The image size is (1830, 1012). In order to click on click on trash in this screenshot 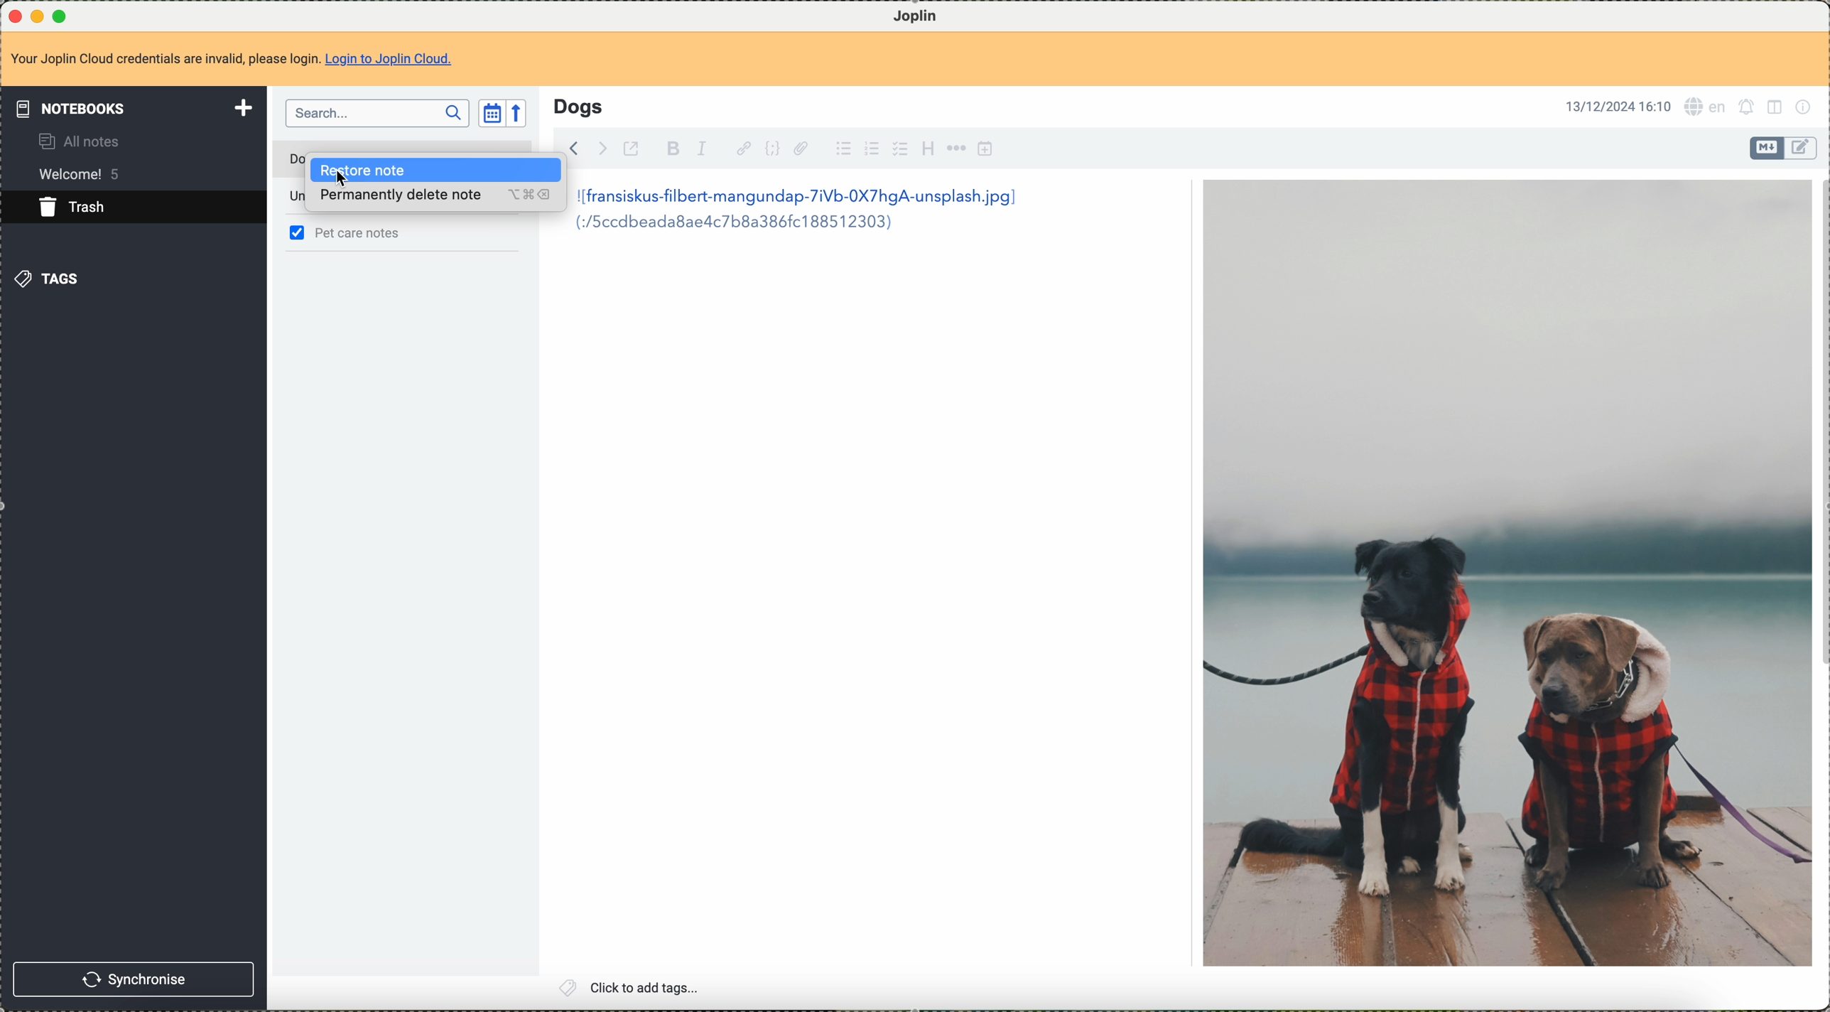, I will do `click(111, 212)`.